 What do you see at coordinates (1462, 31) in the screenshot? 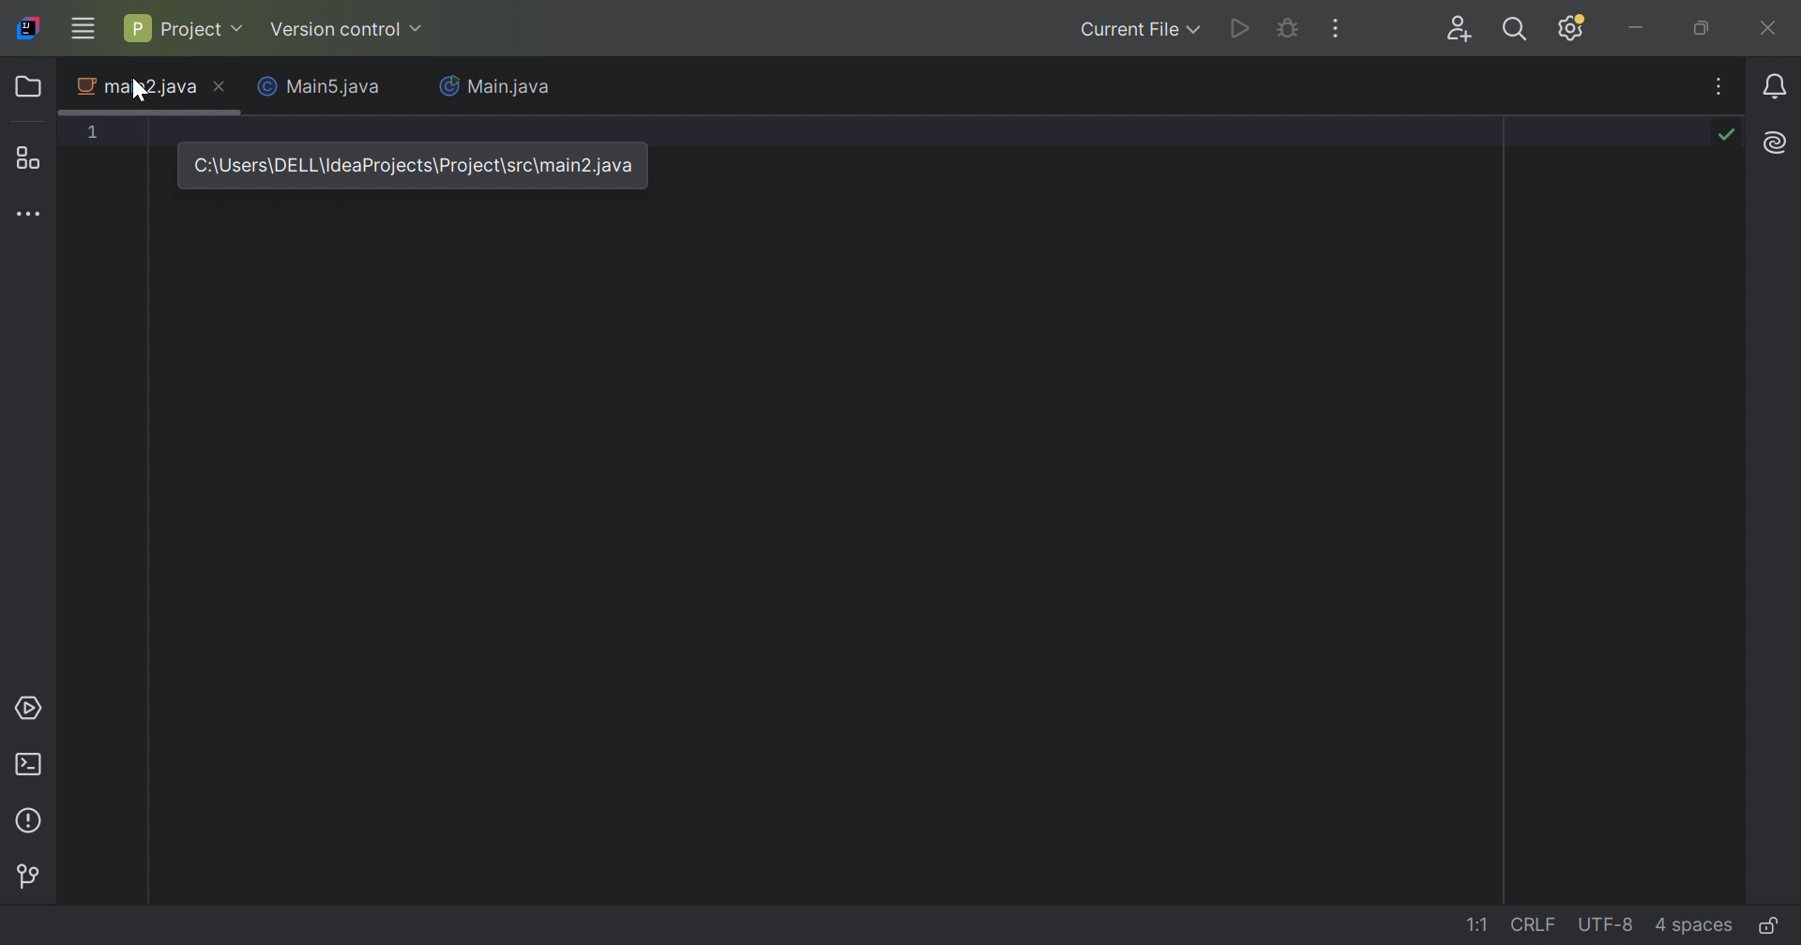
I see `Code with me` at bounding box center [1462, 31].